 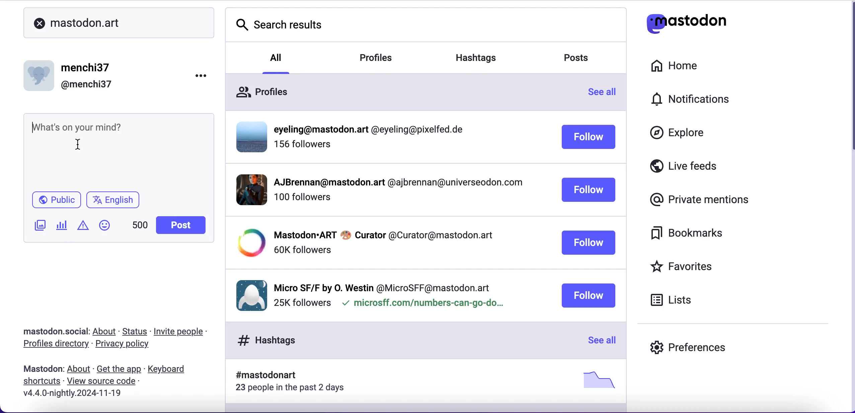 What do you see at coordinates (262, 376) in the screenshot?
I see `hashtag` at bounding box center [262, 376].